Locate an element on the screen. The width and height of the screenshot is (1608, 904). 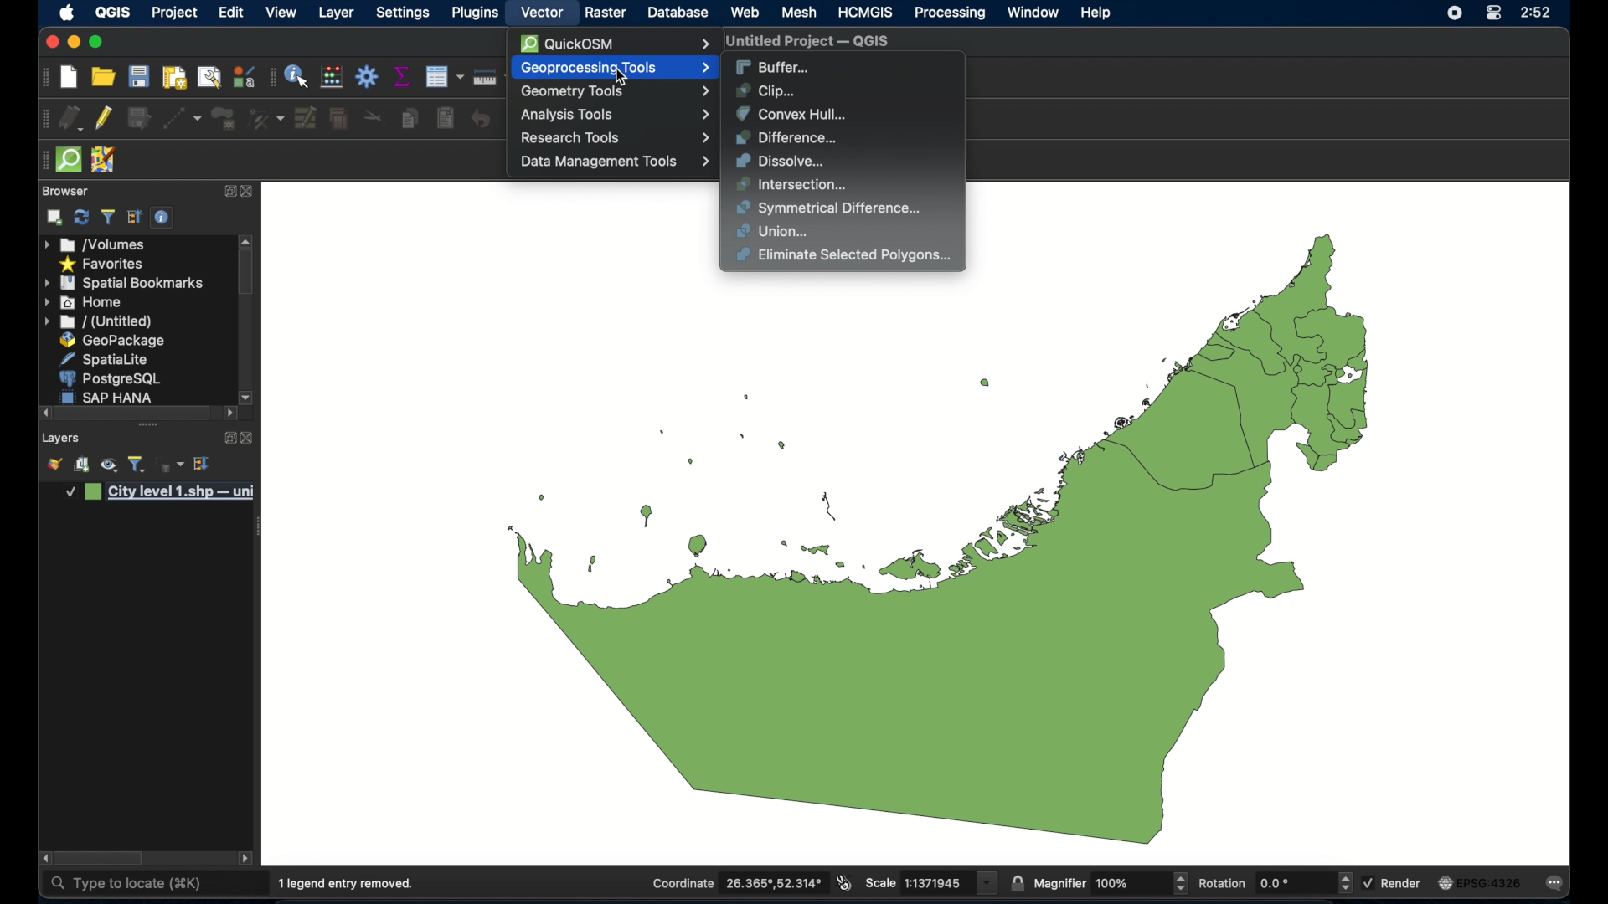
eliminate selected polygons is located at coordinates (846, 256).